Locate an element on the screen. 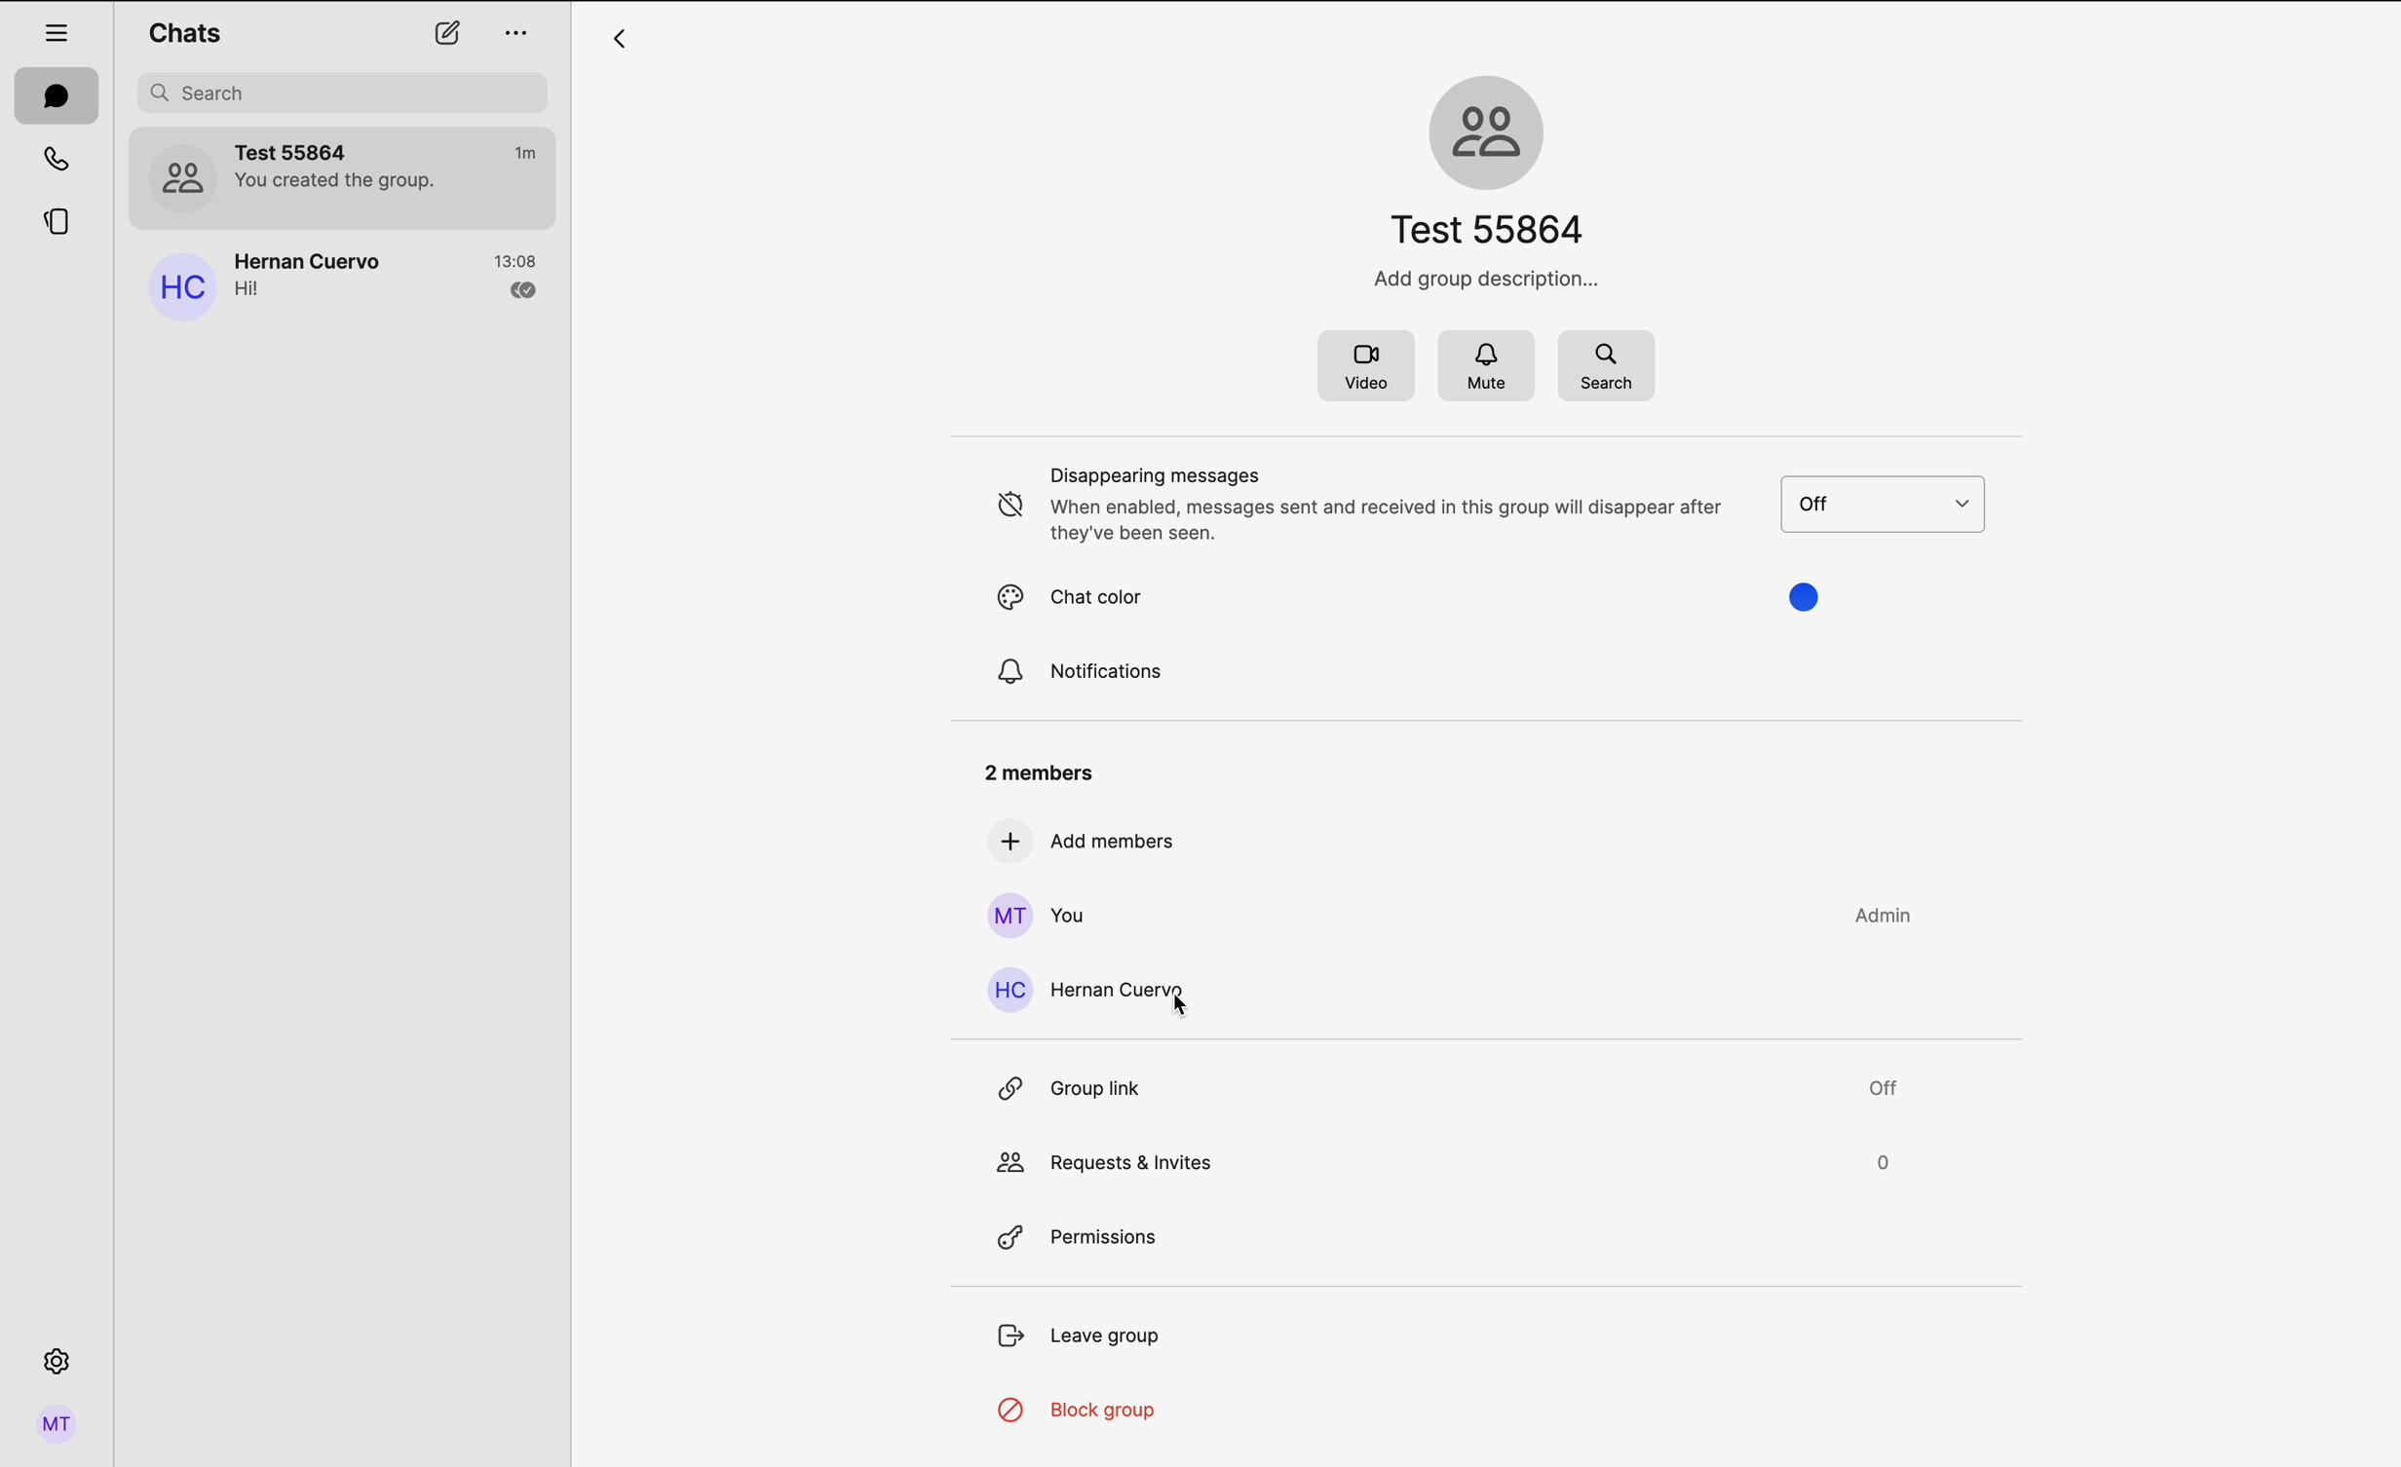  settings is located at coordinates (57, 1366).